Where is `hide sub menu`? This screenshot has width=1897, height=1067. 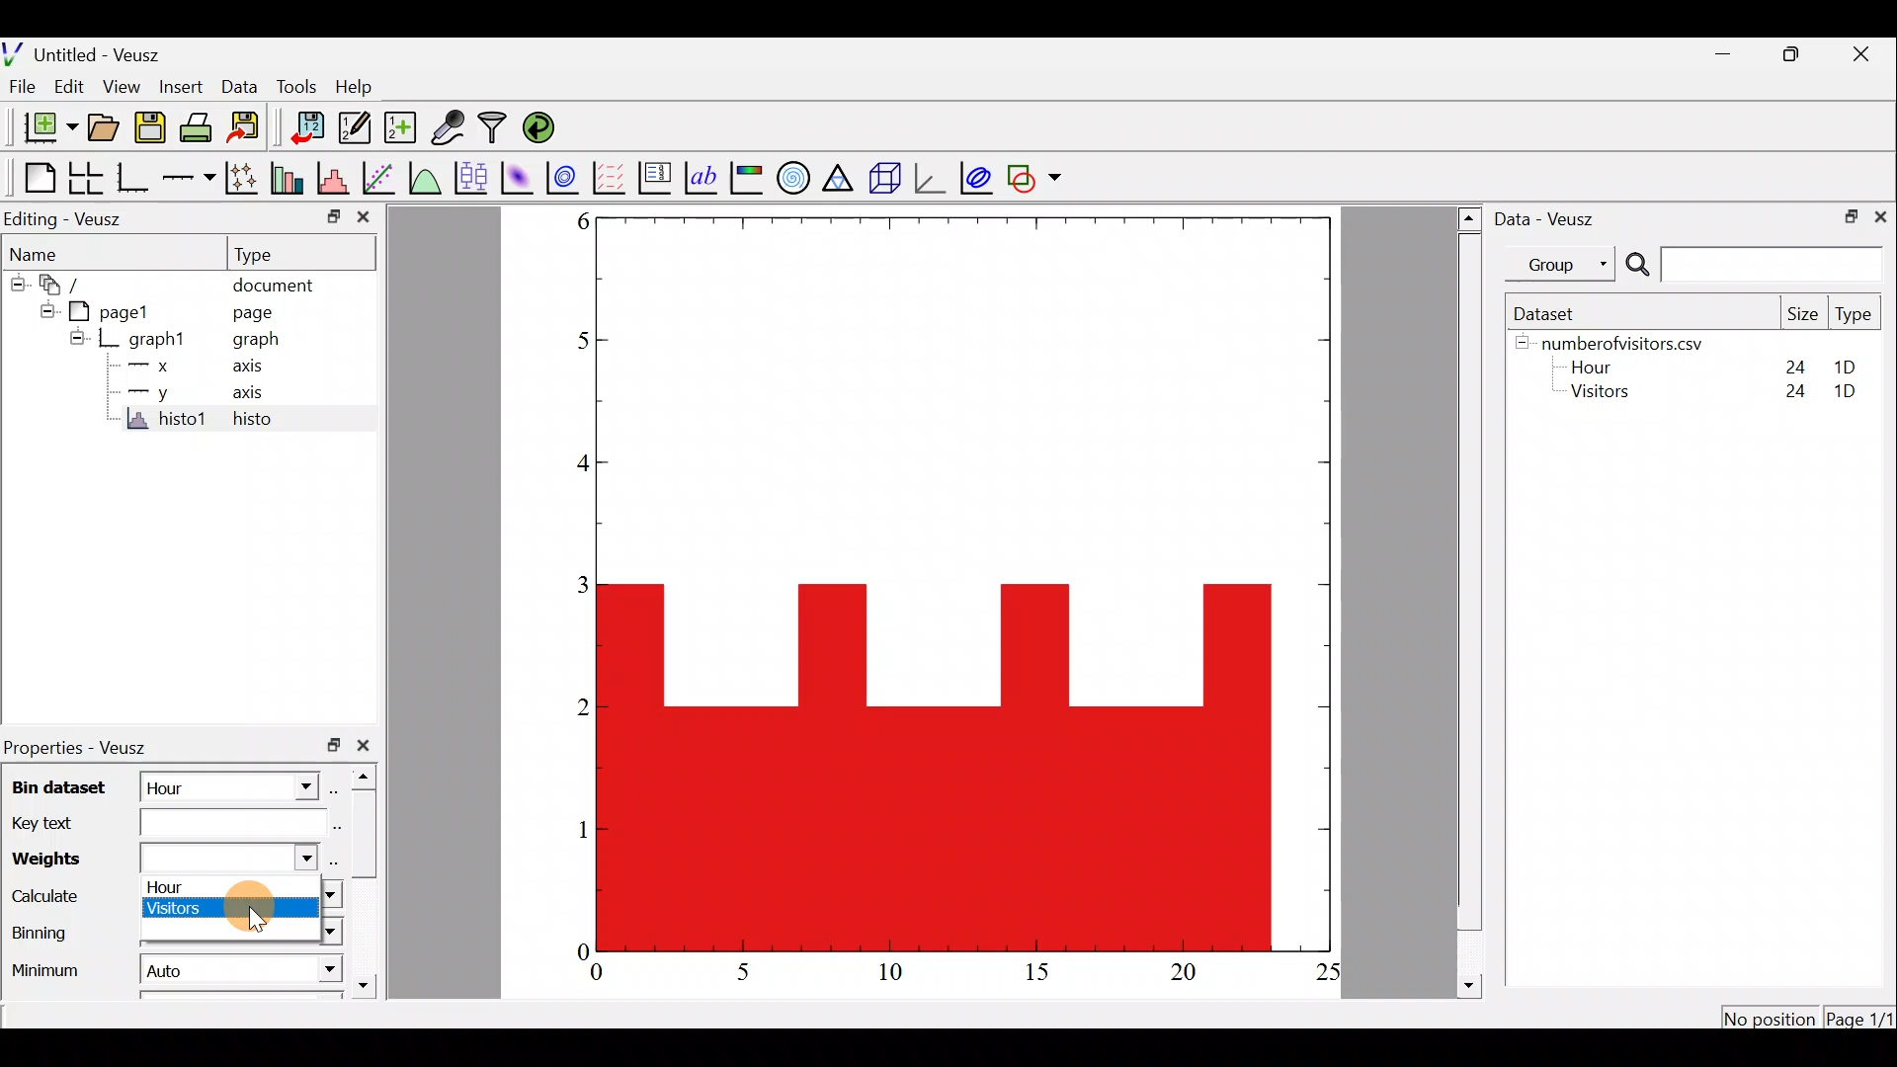
hide sub menu is located at coordinates (43, 311).